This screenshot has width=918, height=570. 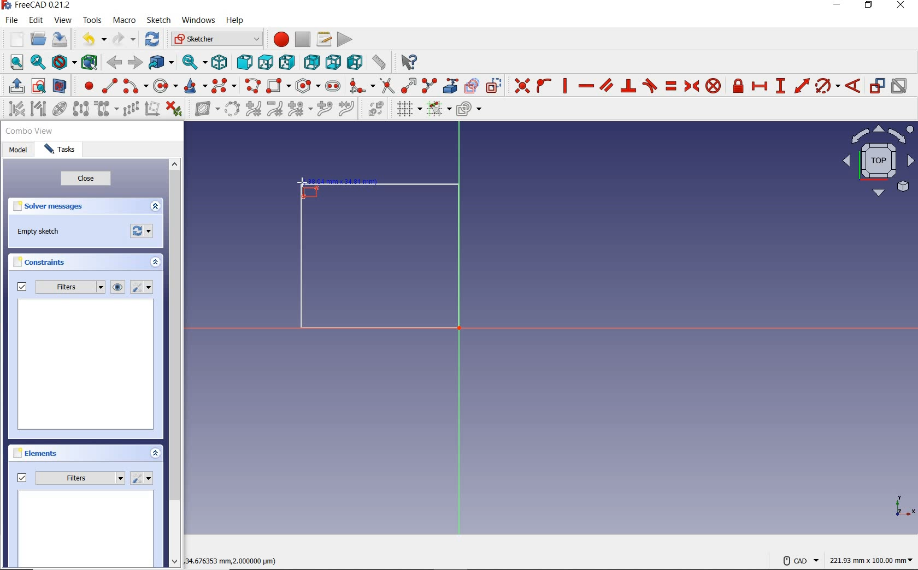 What do you see at coordinates (429, 86) in the screenshot?
I see `split edge` at bounding box center [429, 86].